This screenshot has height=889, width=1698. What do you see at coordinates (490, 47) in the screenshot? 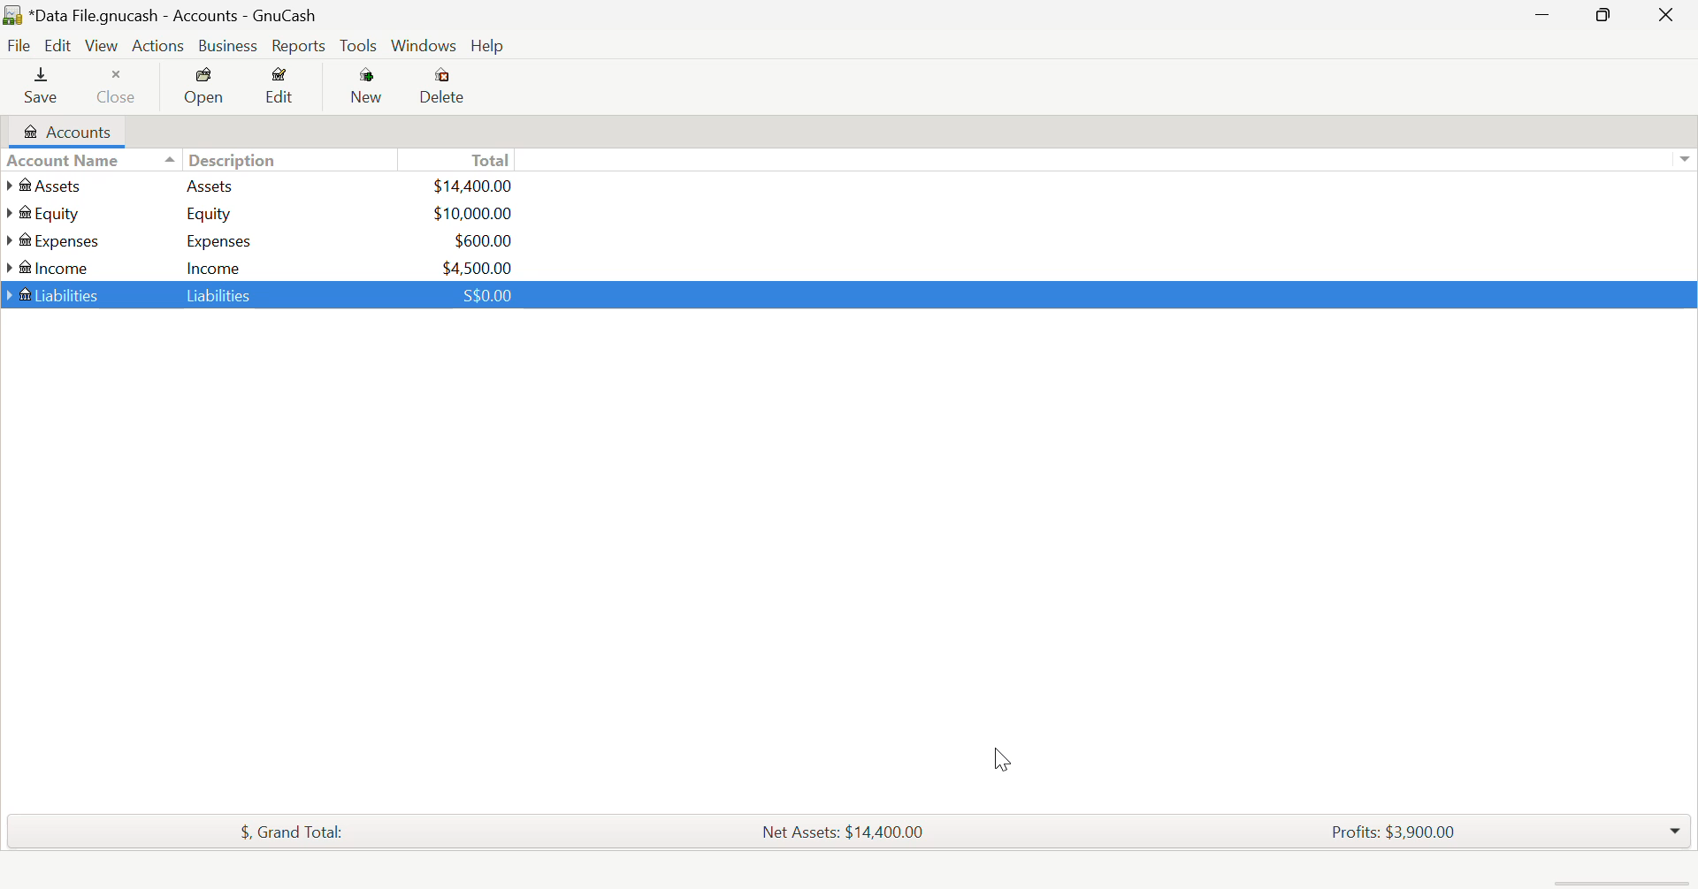
I see `Help` at bounding box center [490, 47].